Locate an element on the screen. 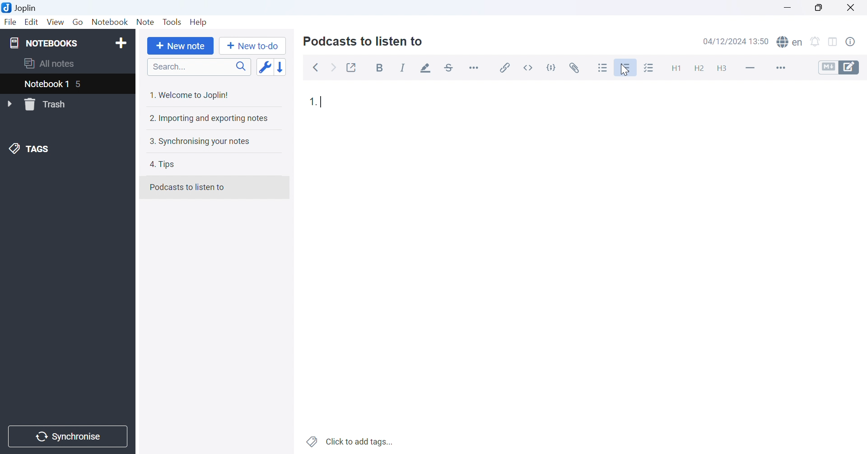 The height and width of the screenshot is (454, 867). Restore Down is located at coordinates (817, 7).